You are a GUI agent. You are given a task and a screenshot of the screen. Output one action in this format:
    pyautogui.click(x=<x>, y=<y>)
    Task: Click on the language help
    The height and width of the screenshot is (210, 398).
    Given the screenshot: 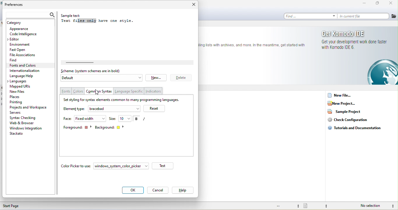 What is the action you would take?
    pyautogui.click(x=25, y=76)
    